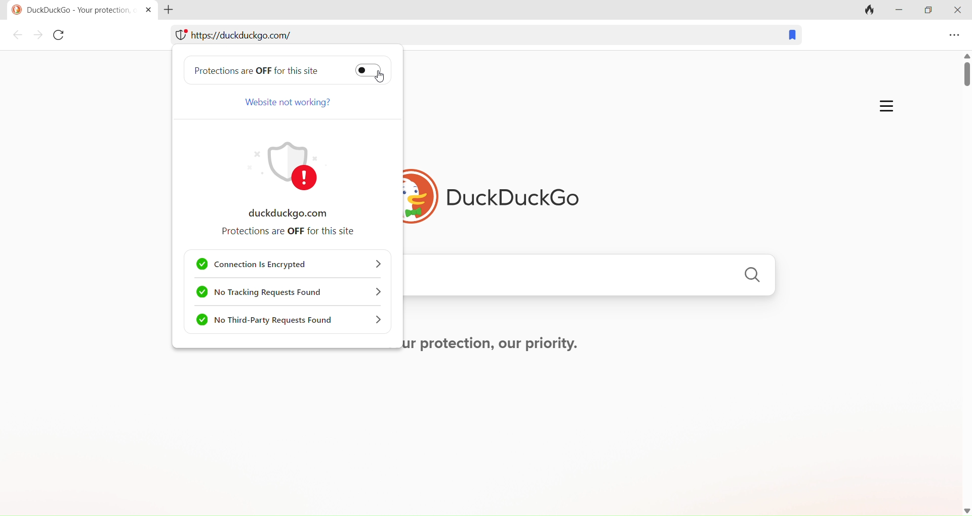 Image resolution: width=972 pixels, height=516 pixels. What do you see at coordinates (958, 276) in the screenshot?
I see `scroll bar` at bounding box center [958, 276].